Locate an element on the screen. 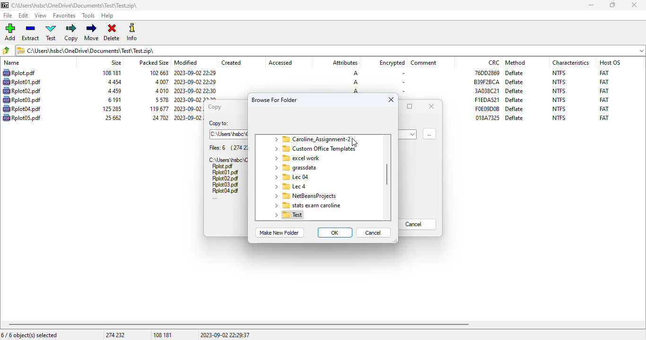  maximize is located at coordinates (410, 106).